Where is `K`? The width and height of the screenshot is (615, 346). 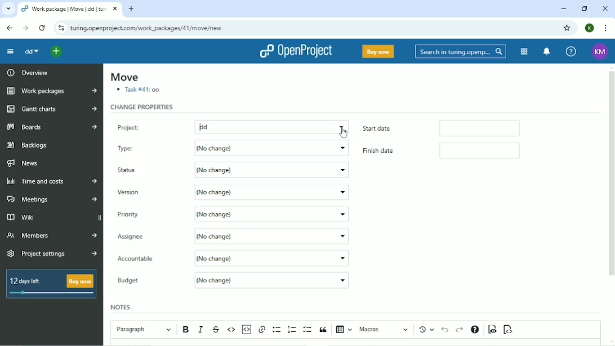
K is located at coordinates (590, 28).